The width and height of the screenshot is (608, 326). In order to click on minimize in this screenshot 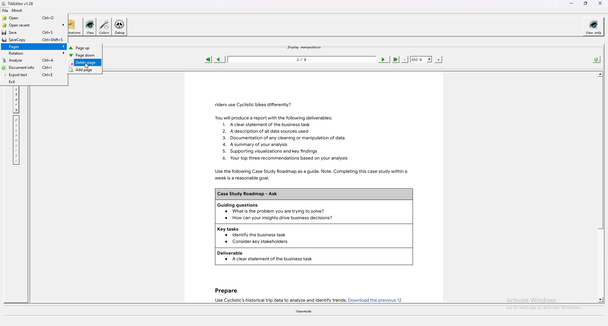, I will do `click(571, 3)`.